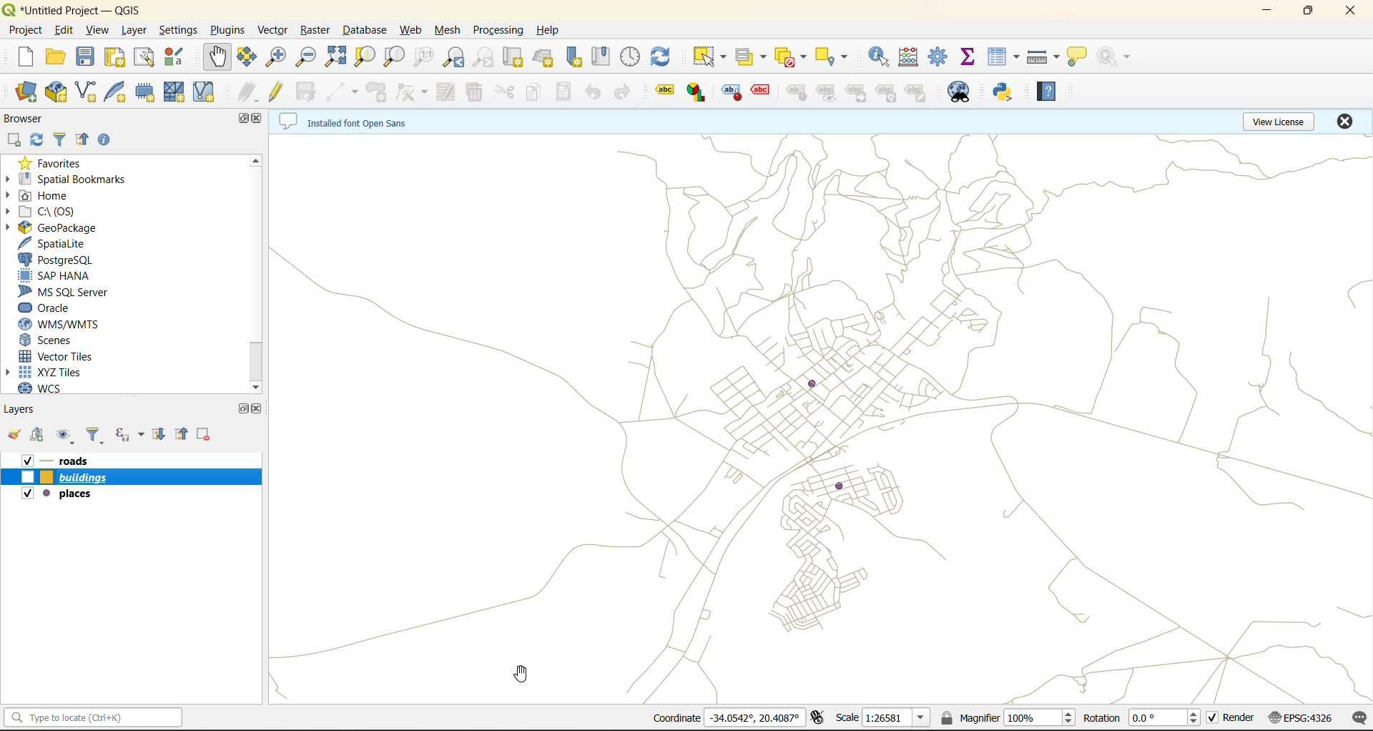 The height and width of the screenshot is (731, 1373). What do you see at coordinates (1355, 717) in the screenshot?
I see `log messages` at bounding box center [1355, 717].